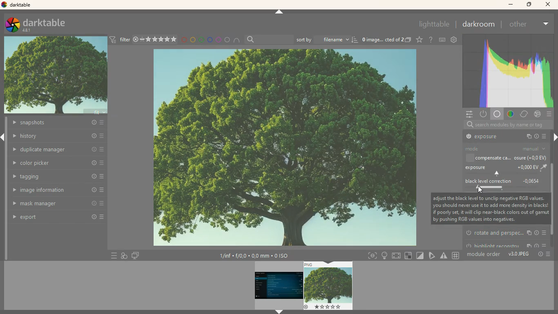  What do you see at coordinates (383, 39) in the screenshot?
I see `image description` at bounding box center [383, 39].